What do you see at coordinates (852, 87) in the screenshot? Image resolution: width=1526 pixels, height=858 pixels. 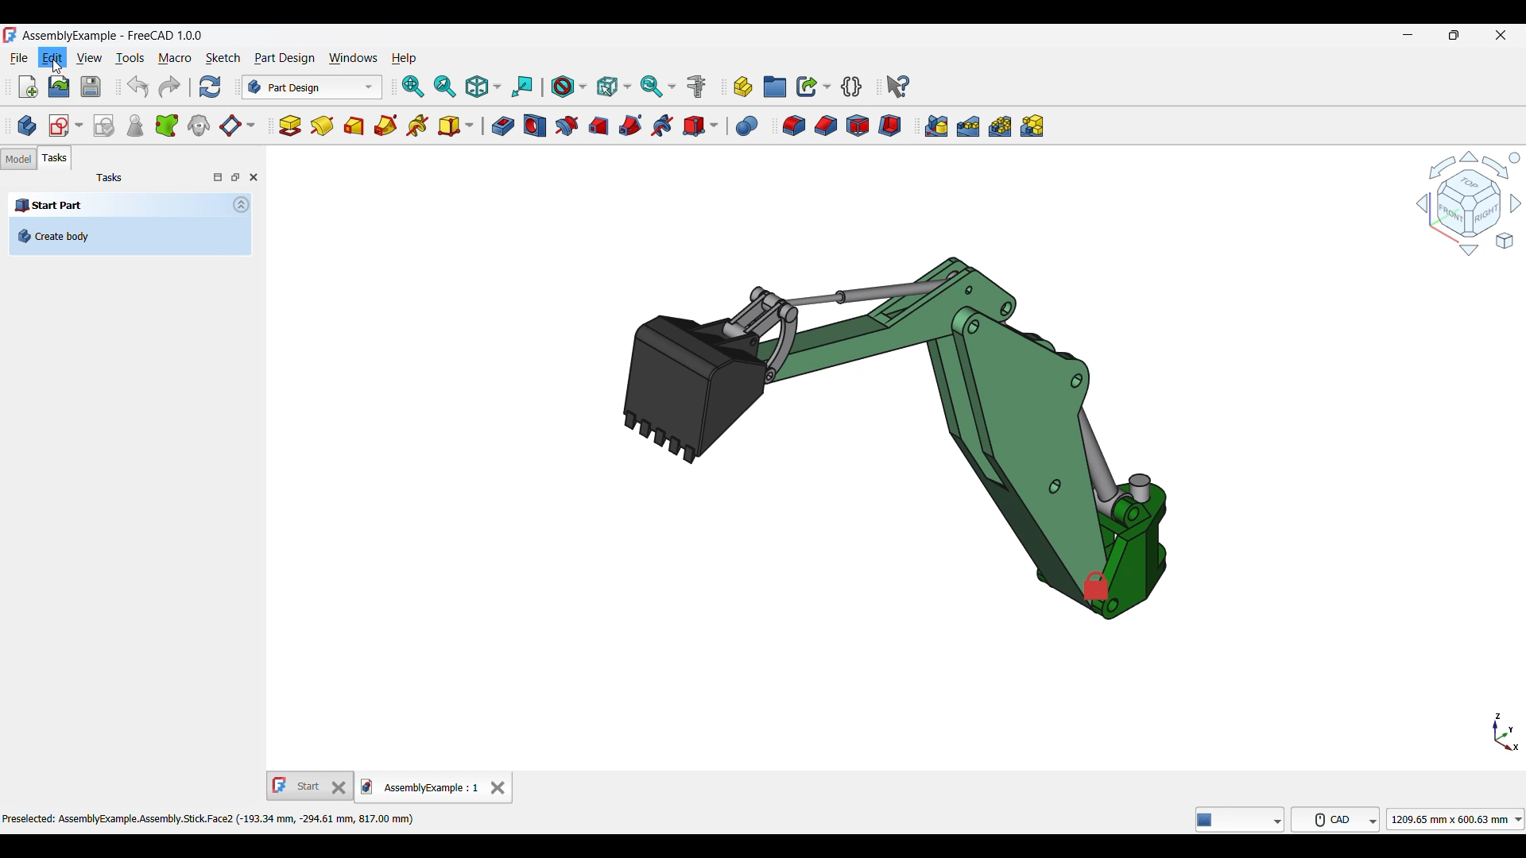 I see `Create a variable set` at bounding box center [852, 87].